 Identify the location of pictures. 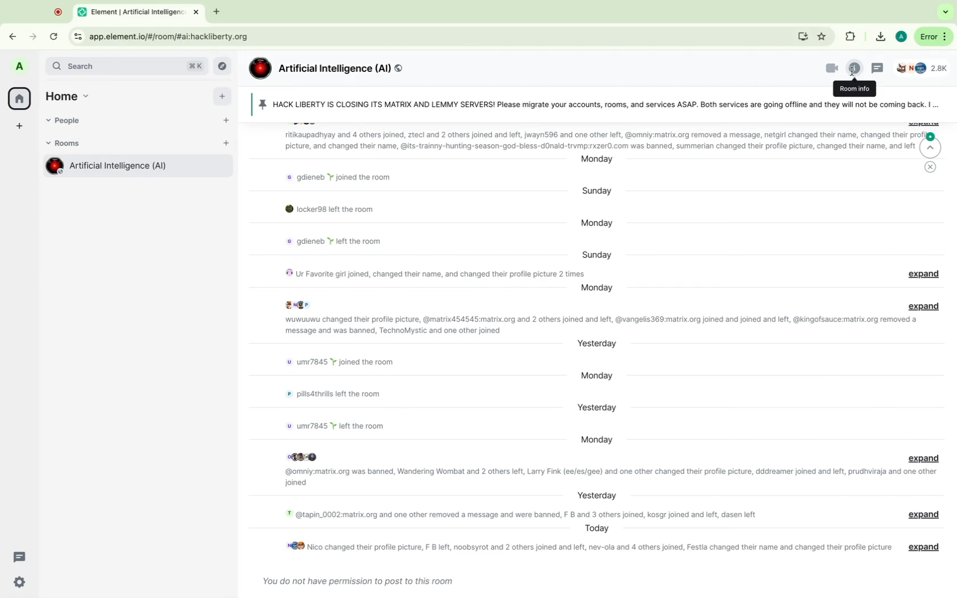
(306, 456).